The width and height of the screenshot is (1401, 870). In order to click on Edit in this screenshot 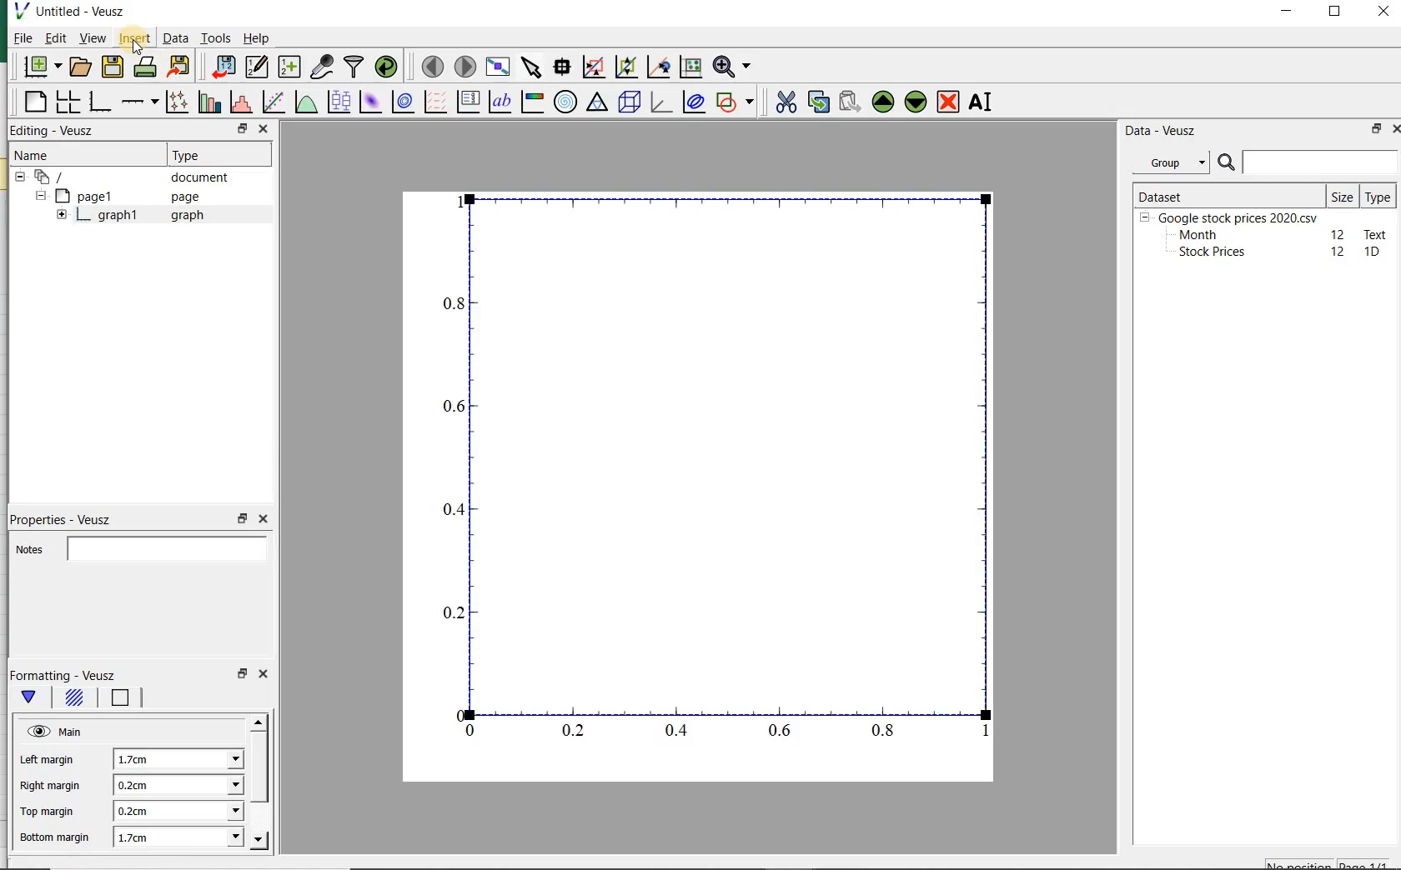, I will do `click(54, 37)`.